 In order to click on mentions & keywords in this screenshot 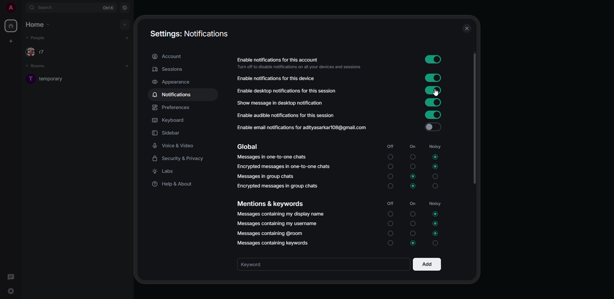, I will do `click(270, 203)`.